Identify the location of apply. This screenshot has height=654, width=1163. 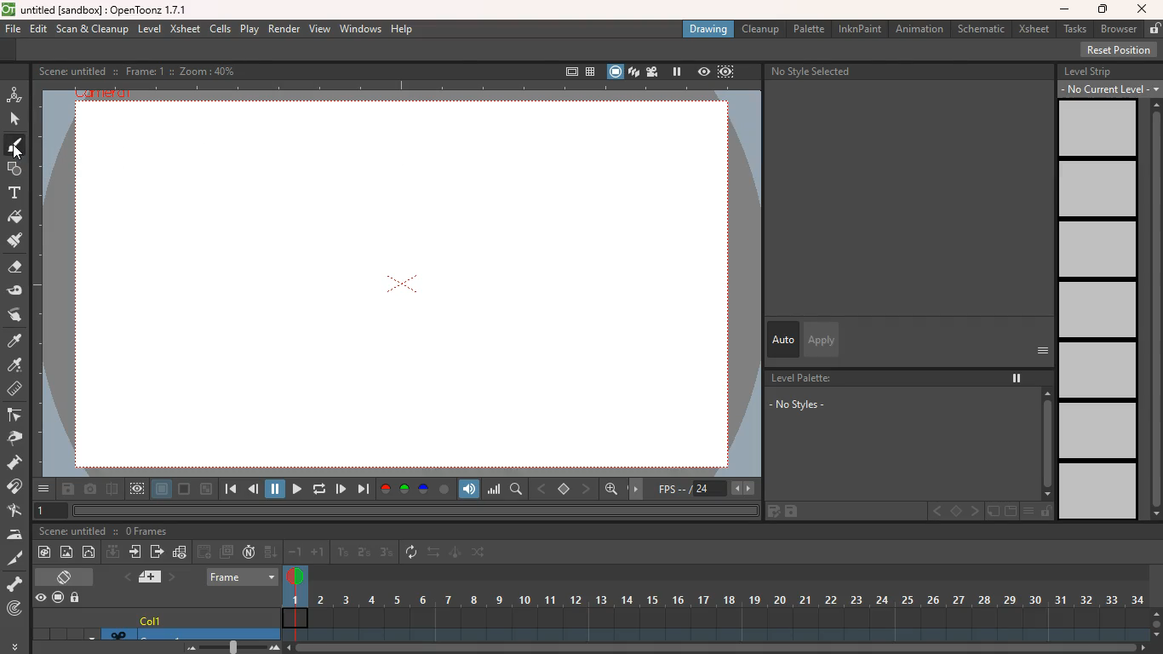
(820, 339).